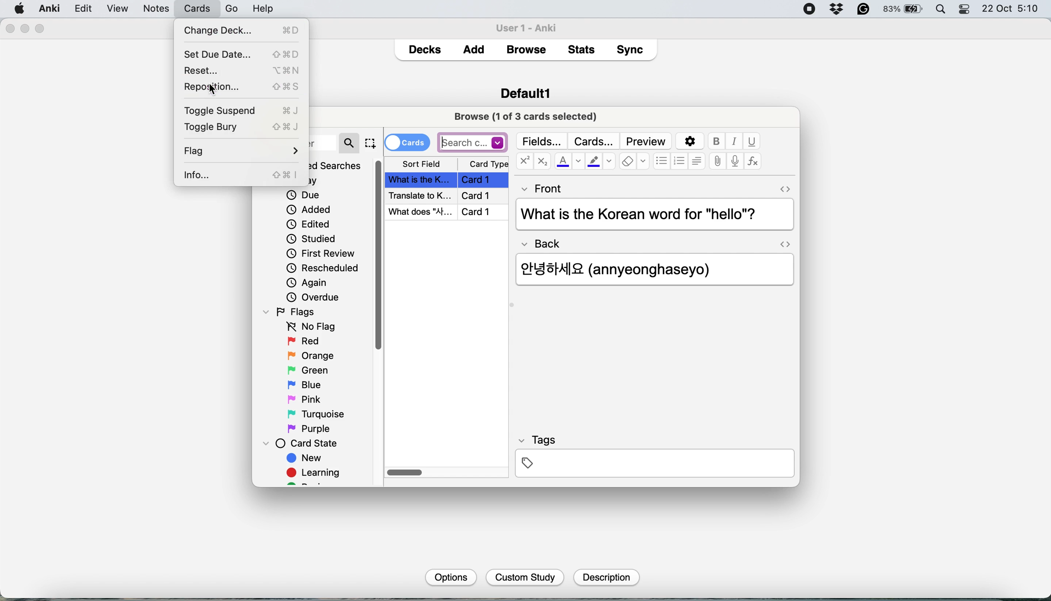 The width and height of the screenshot is (1051, 601). I want to click on What is the K... Card 1
Translate toK... Card 1
What does "At... Card 1, so click(448, 196).